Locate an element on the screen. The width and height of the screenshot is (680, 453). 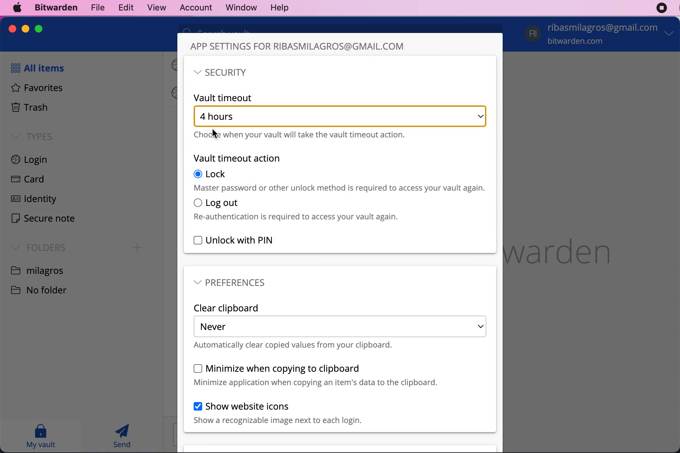
security is located at coordinates (220, 73).